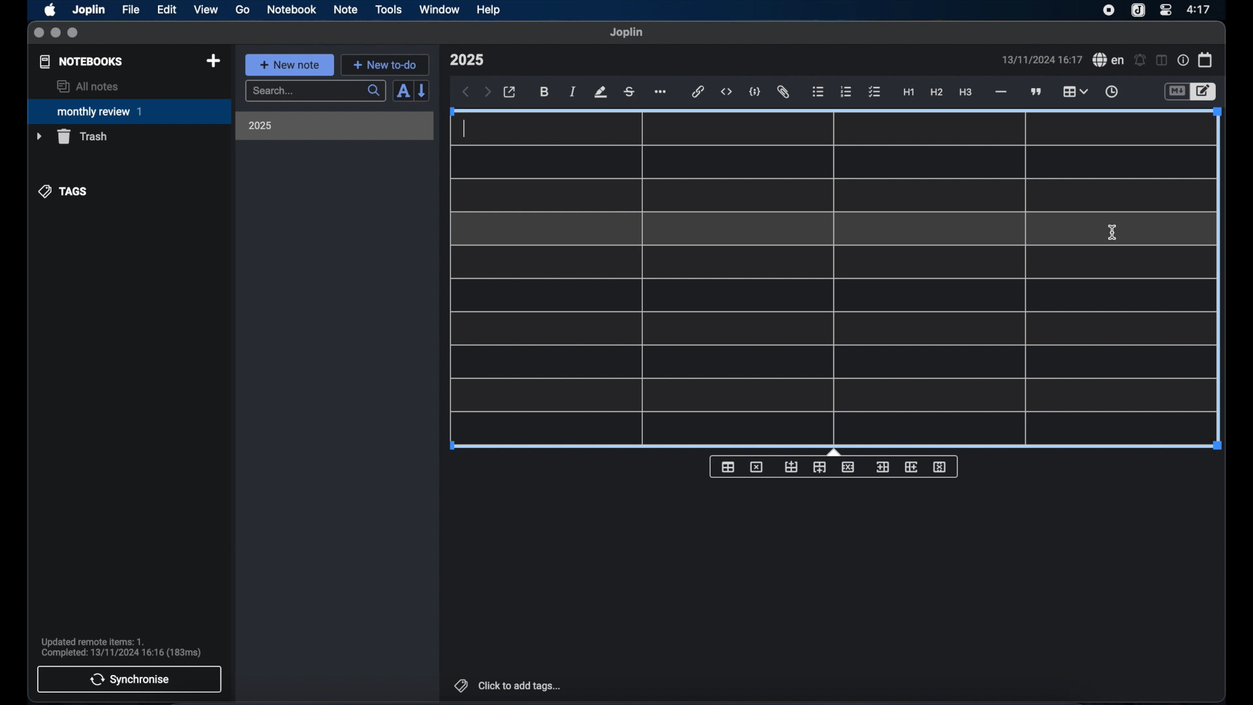 Image resolution: width=1253 pixels, height=705 pixels. I want to click on table highlighted, so click(1074, 91).